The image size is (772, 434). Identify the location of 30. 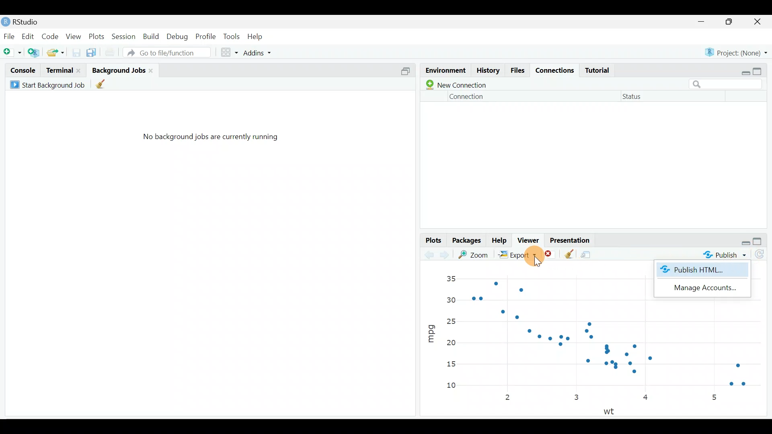
(452, 299).